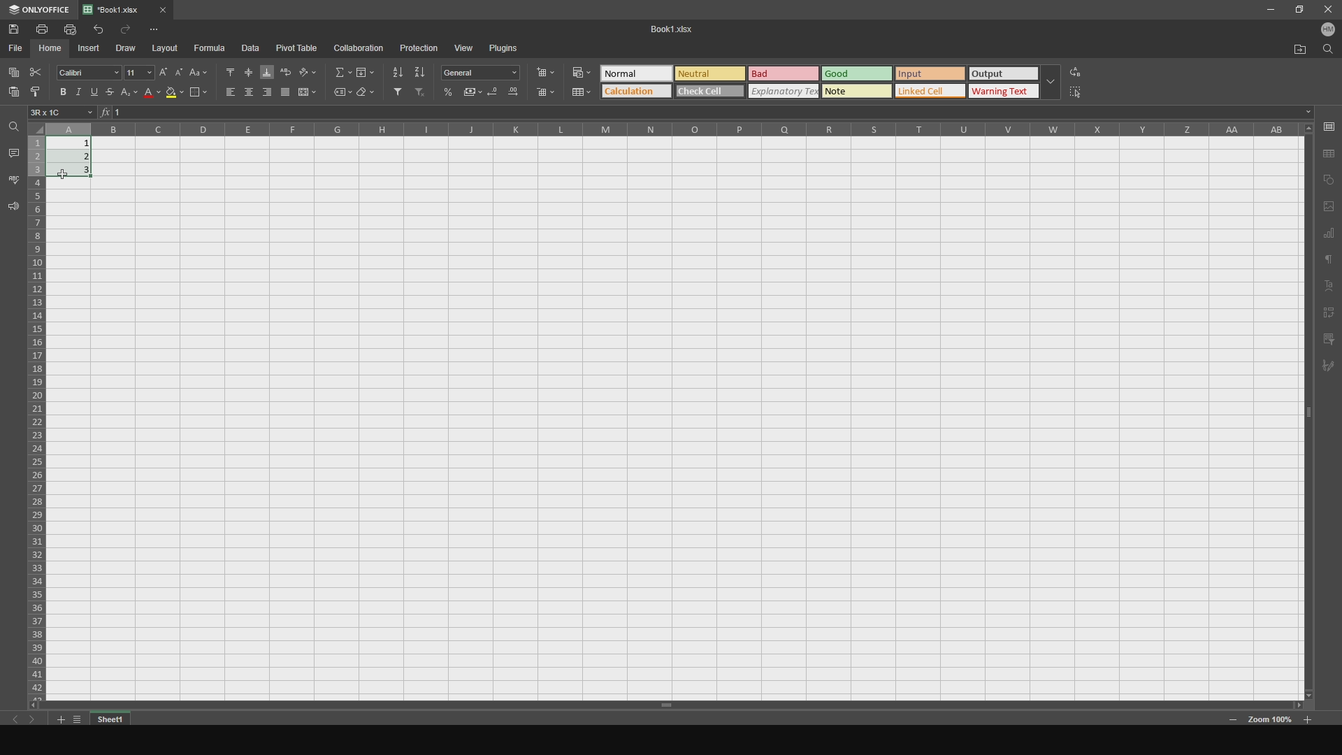 Image resolution: width=1342 pixels, height=755 pixels. I want to click on text, so click(1329, 261).